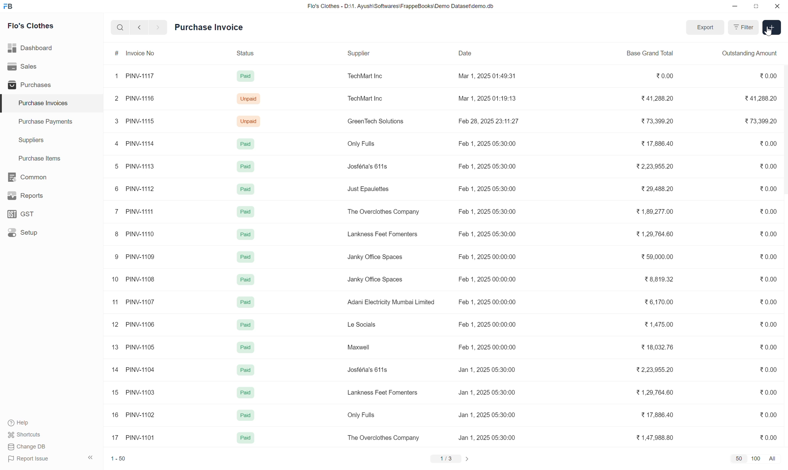  I want to click on 13 PINV-1105, so click(133, 347).